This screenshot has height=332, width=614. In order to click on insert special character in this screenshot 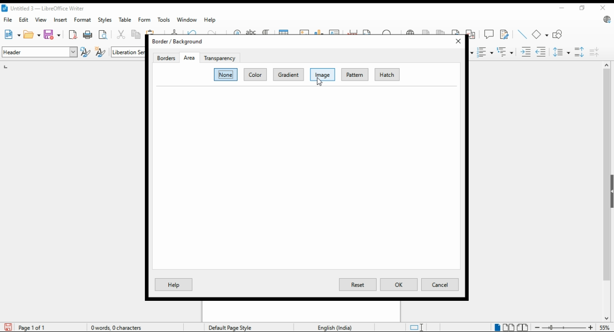, I will do `click(390, 32)`.